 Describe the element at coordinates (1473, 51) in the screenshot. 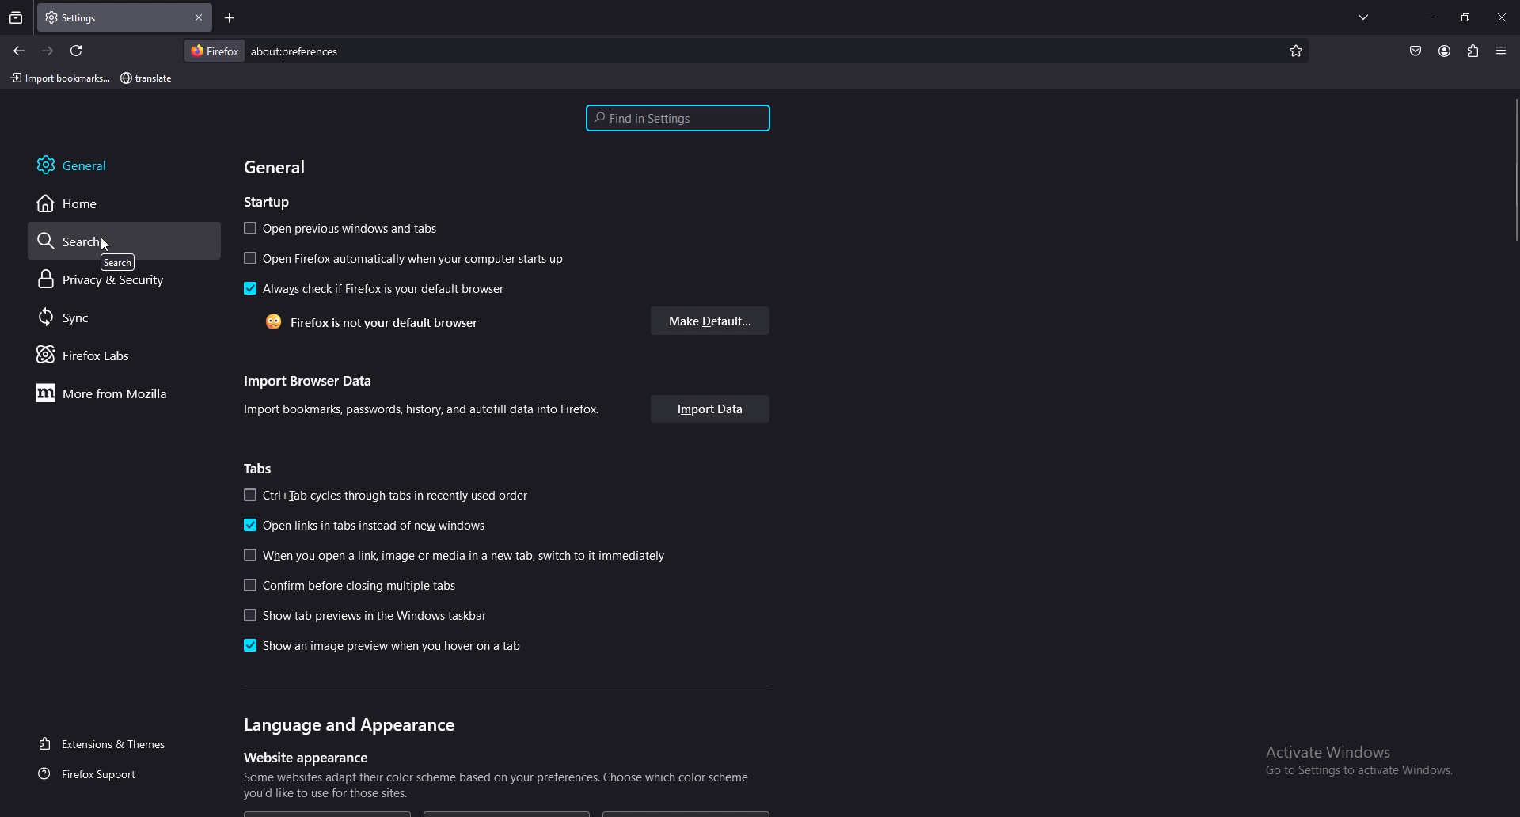

I see `extensions` at that location.